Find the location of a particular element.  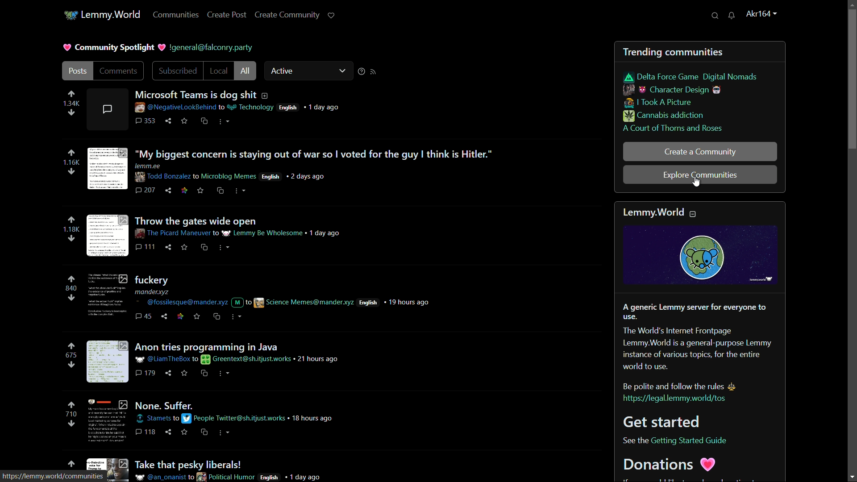

share is located at coordinates (166, 316).